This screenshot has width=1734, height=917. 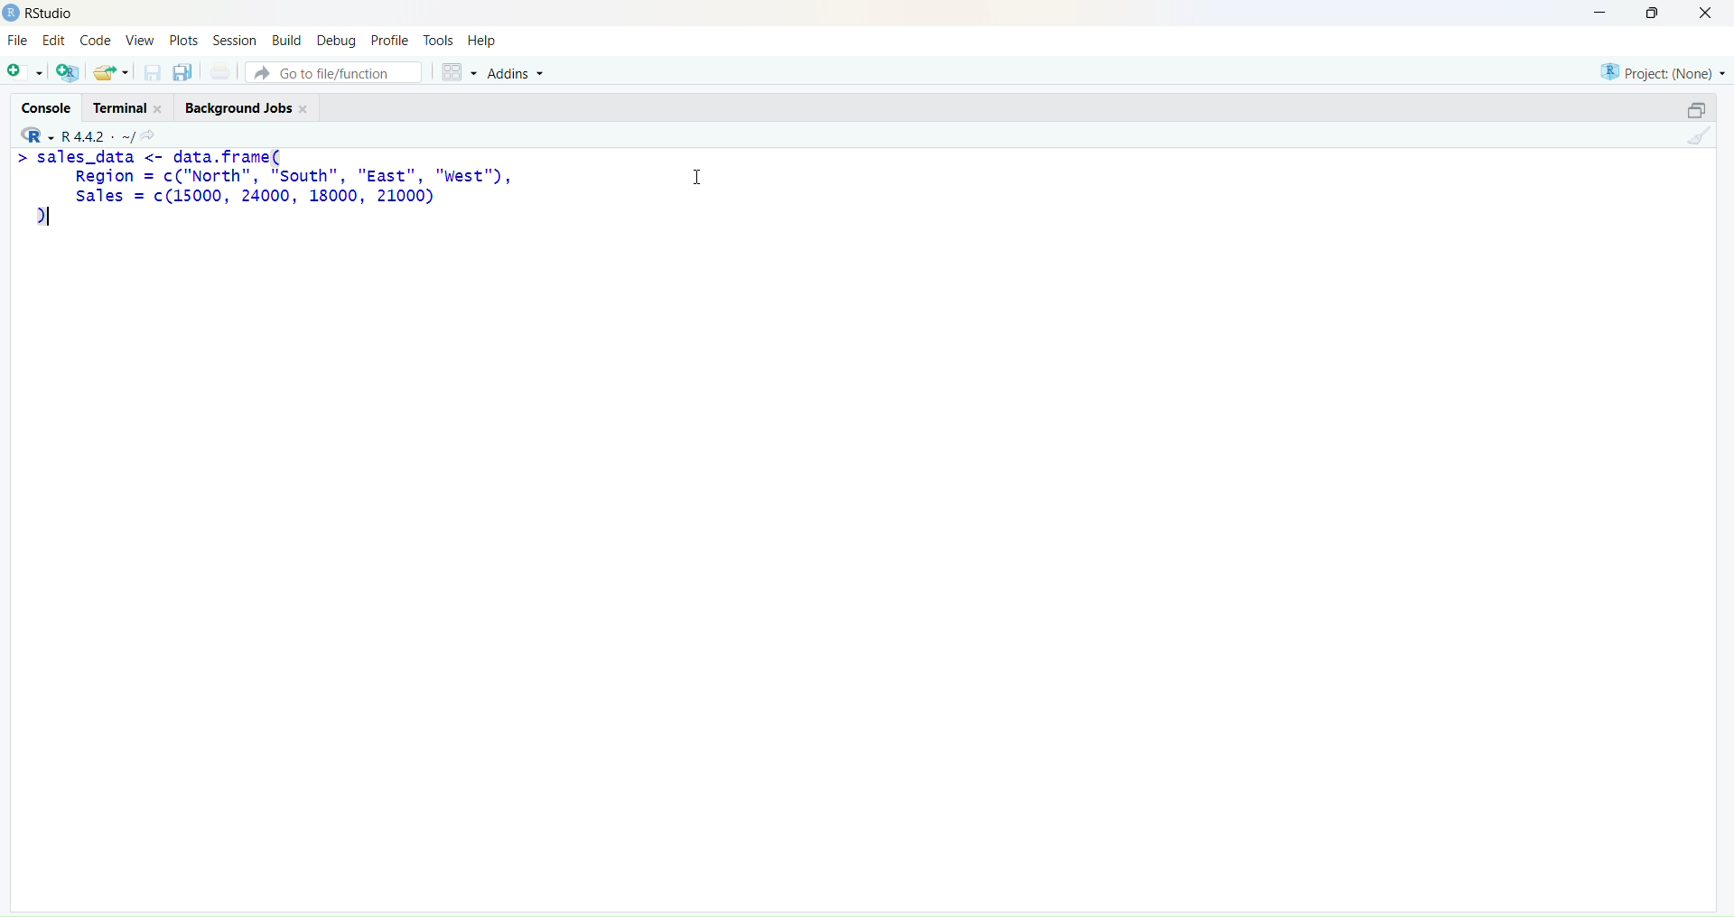 What do you see at coordinates (182, 73) in the screenshot?
I see `save as` at bounding box center [182, 73].